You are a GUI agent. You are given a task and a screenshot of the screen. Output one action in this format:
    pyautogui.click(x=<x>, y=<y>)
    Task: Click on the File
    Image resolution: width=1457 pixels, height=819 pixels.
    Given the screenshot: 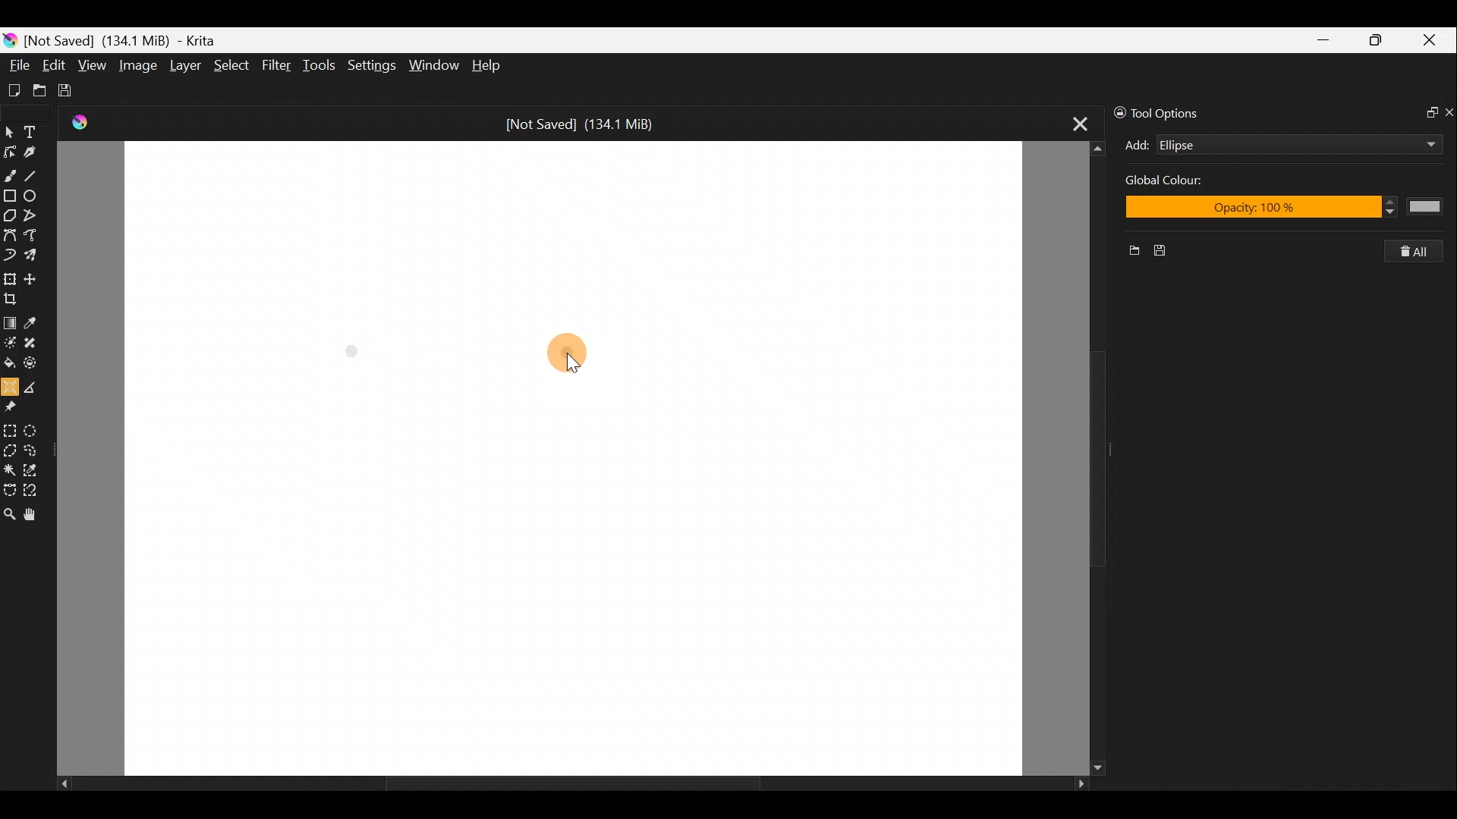 What is the action you would take?
    pyautogui.click(x=17, y=61)
    